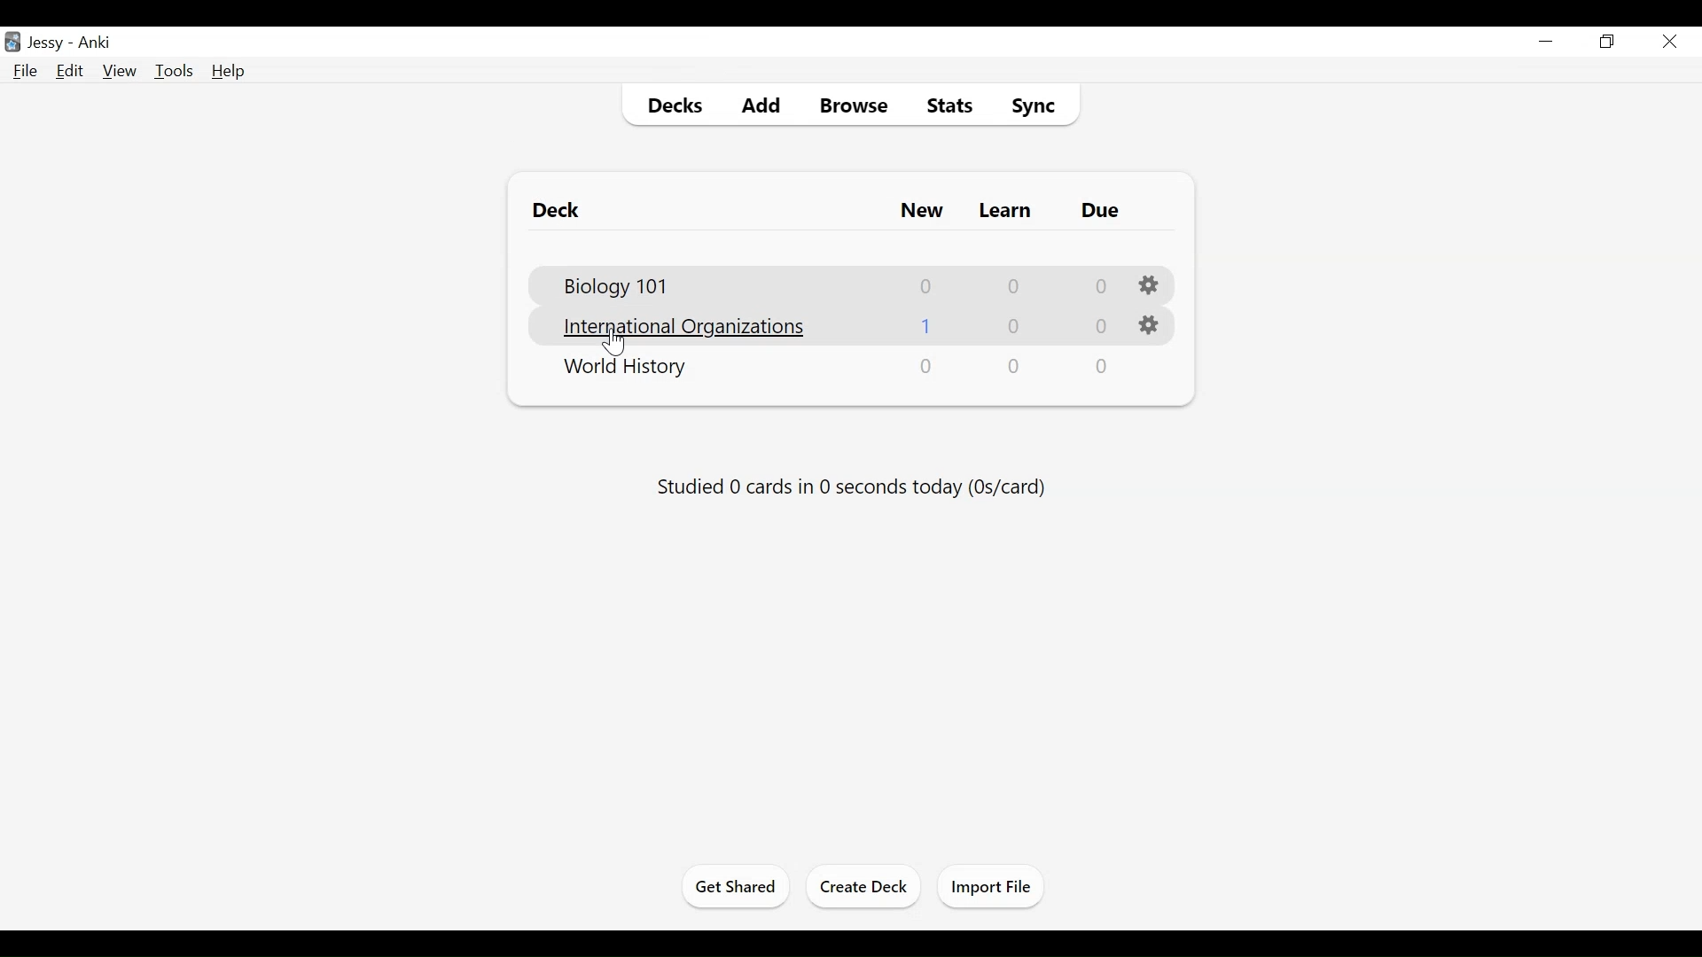  What do you see at coordinates (932, 324) in the screenshot?
I see `1` at bounding box center [932, 324].